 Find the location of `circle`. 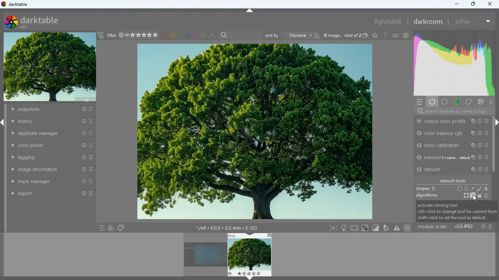

circle is located at coordinates (203, 35).